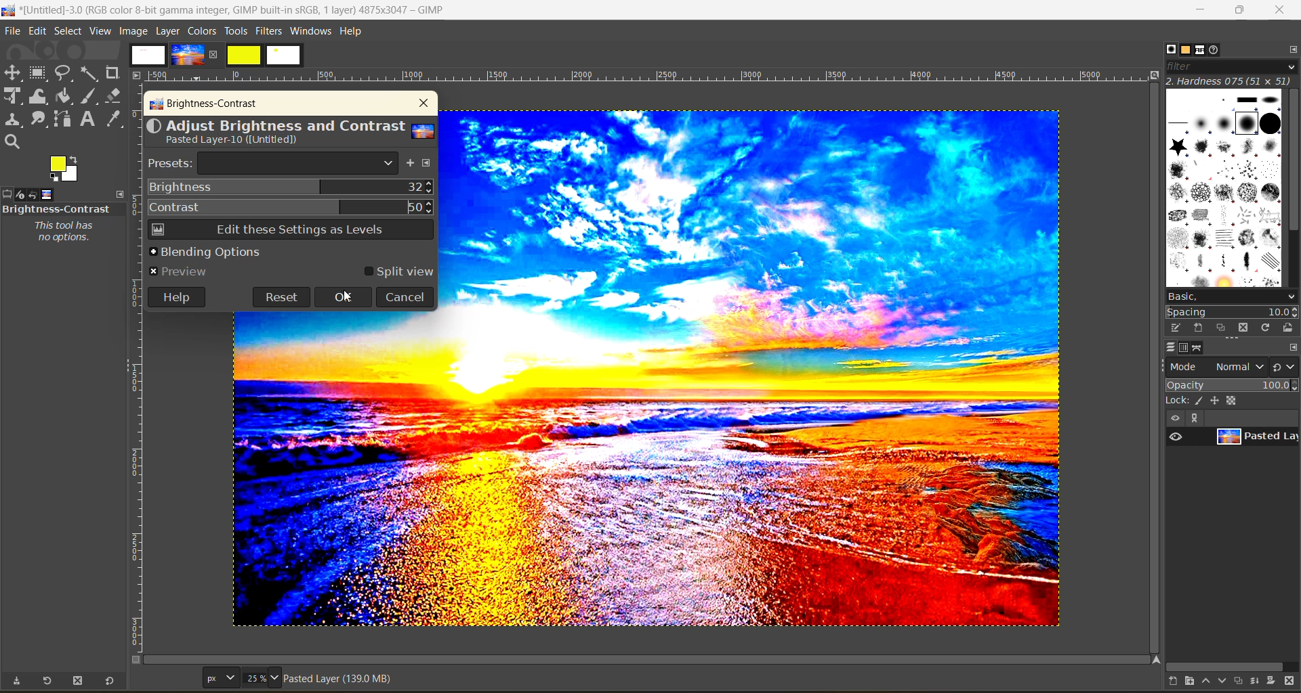 Image resolution: width=1301 pixels, height=693 pixels. Describe the element at coordinates (1178, 683) in the screenshot. I see `create a new layer` at that location.